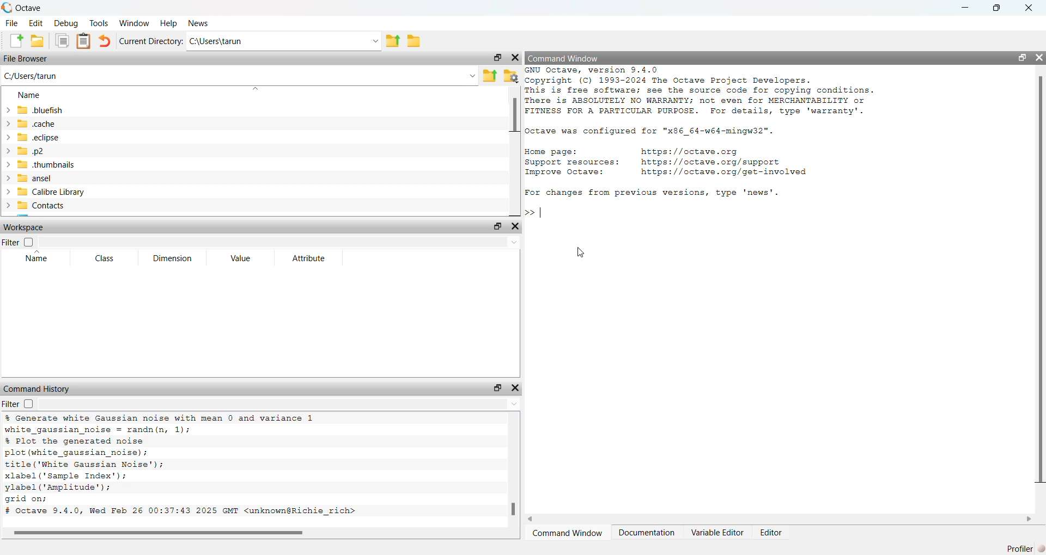 Image resolution: width=1046 pixels, height=555 pixels. I want to click on  Editor, so click(771, 534).